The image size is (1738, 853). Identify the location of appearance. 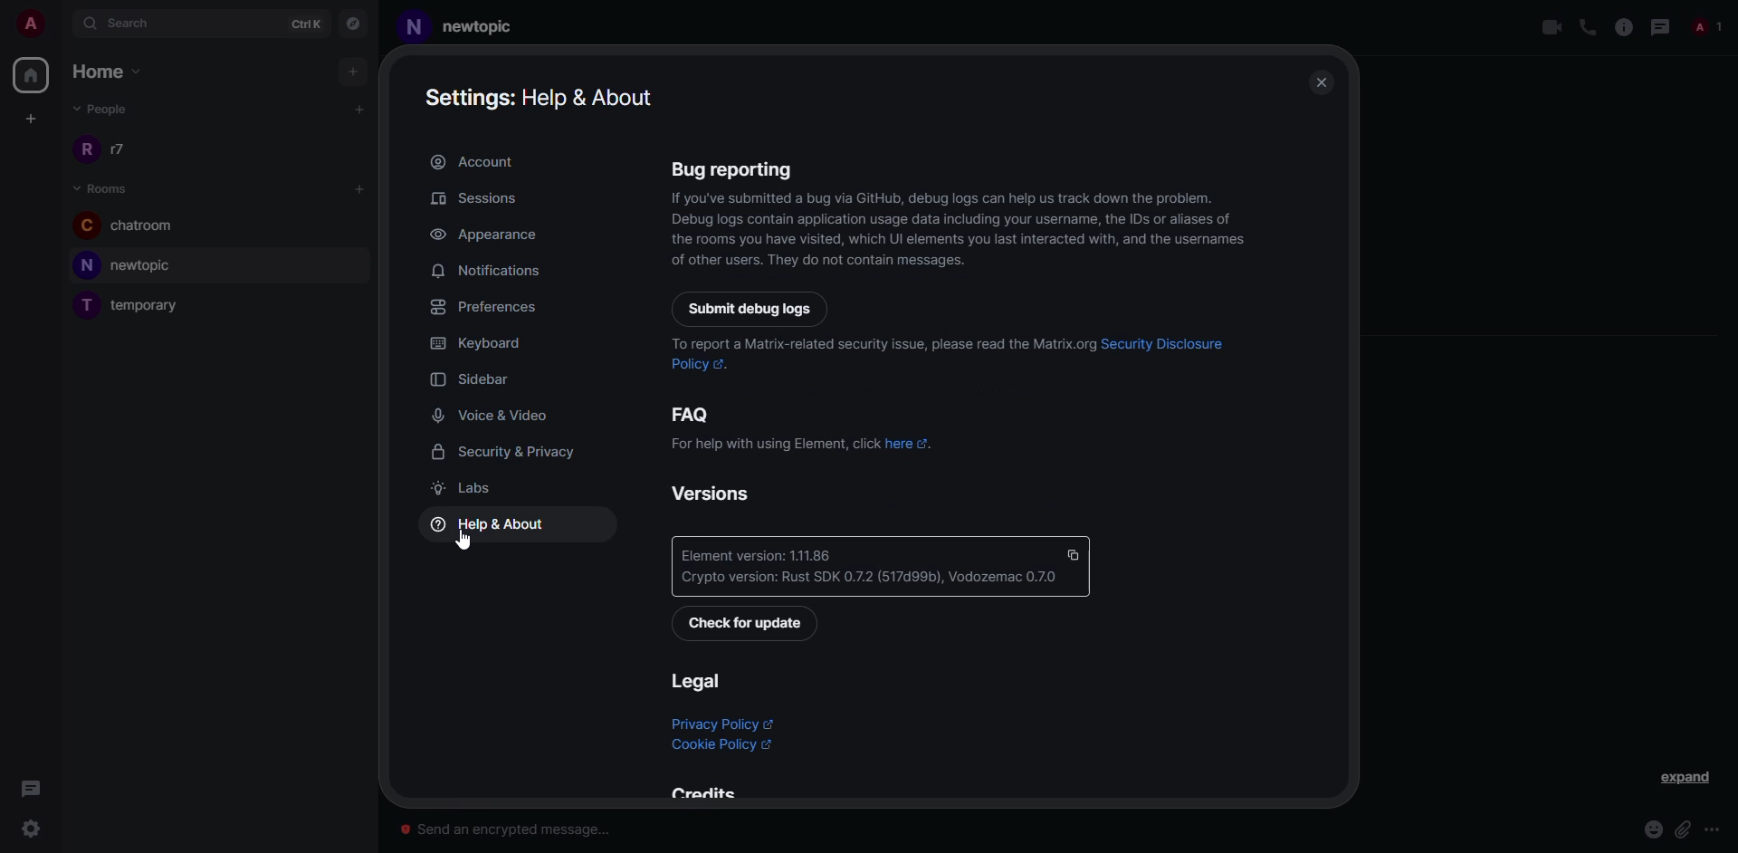
(486, 235).